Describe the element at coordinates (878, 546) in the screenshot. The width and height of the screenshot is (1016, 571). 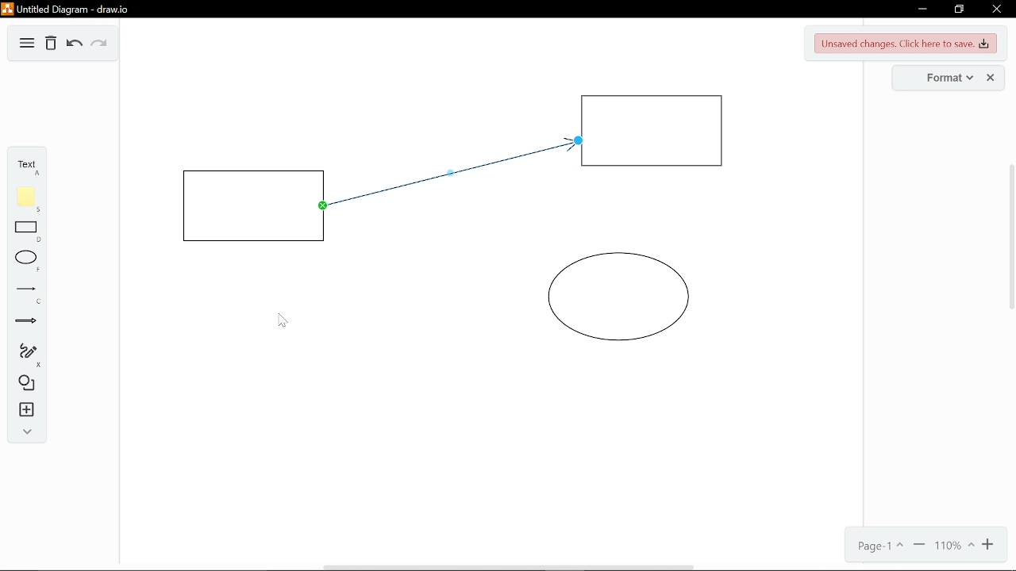
I see `Page 1` at that location.